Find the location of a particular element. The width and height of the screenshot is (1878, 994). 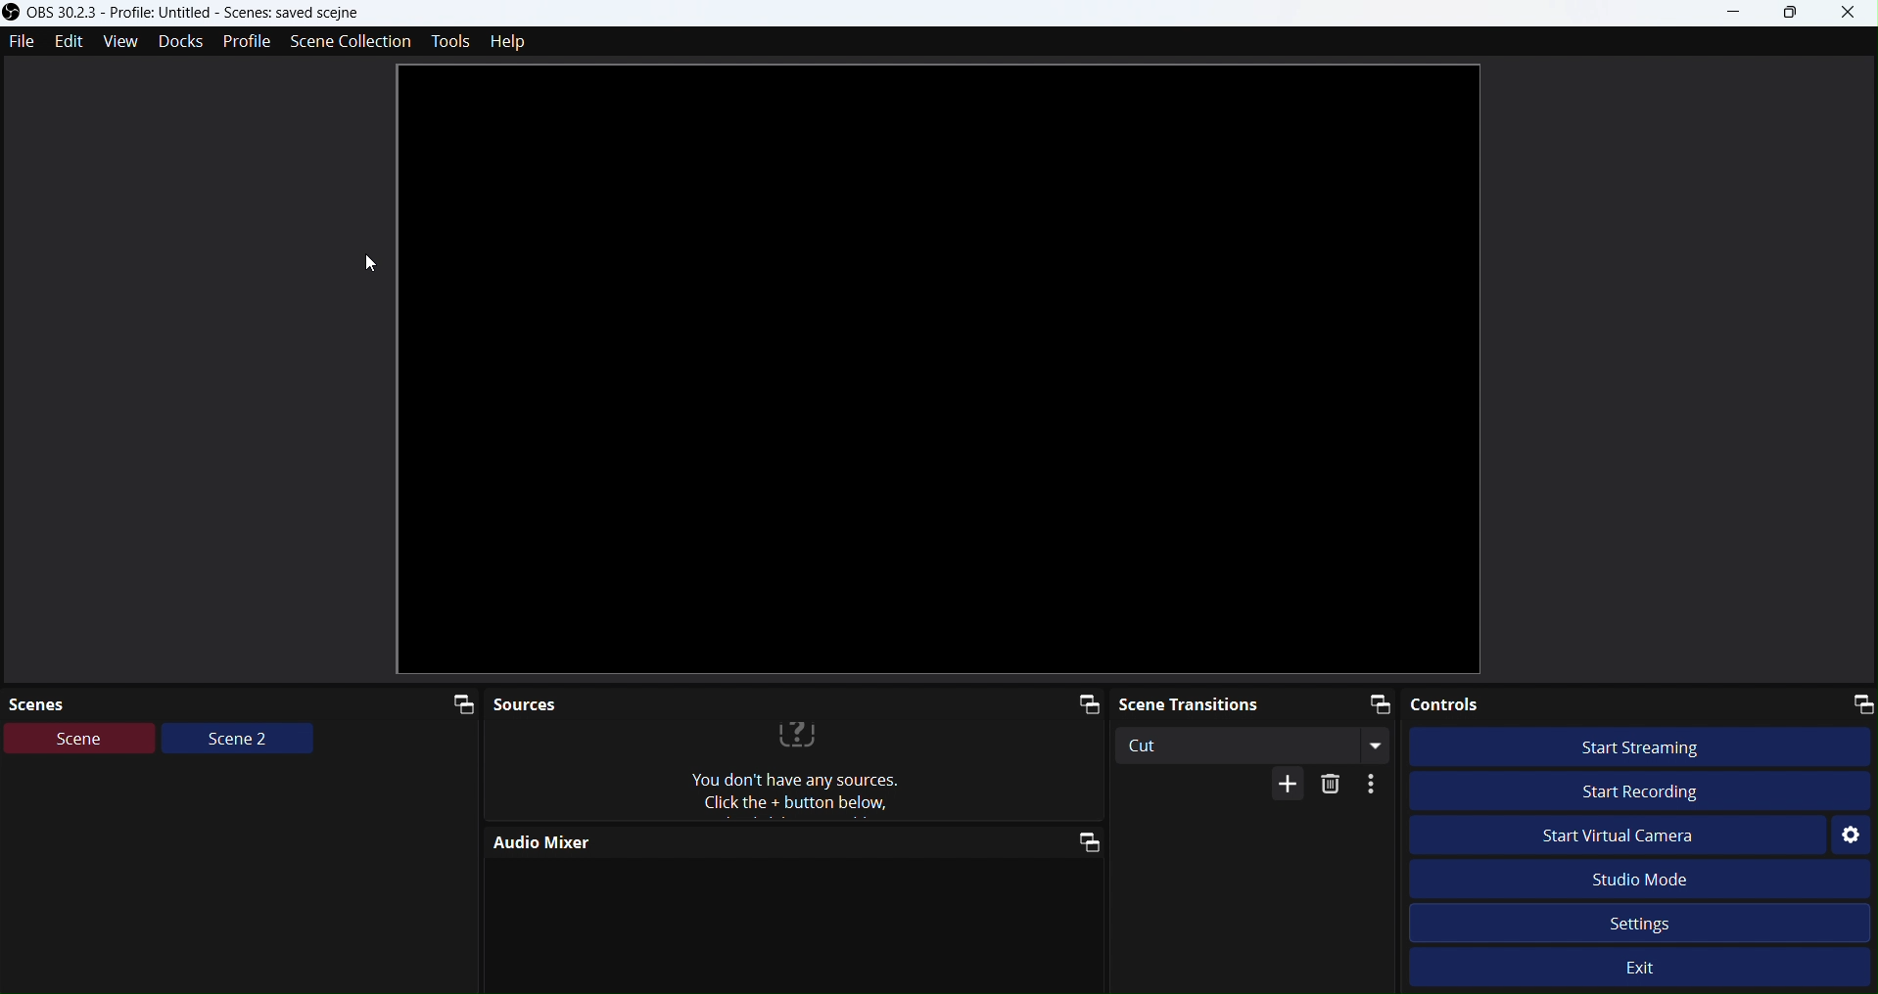

text is located at coordinates (803, 774).